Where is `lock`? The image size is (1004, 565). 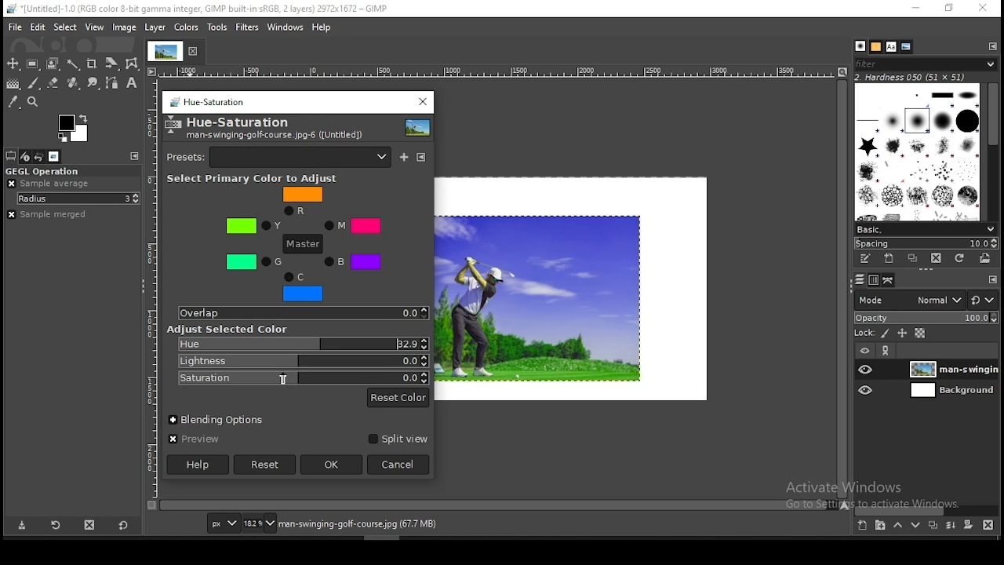 lock is located at coordinates (865, 334).